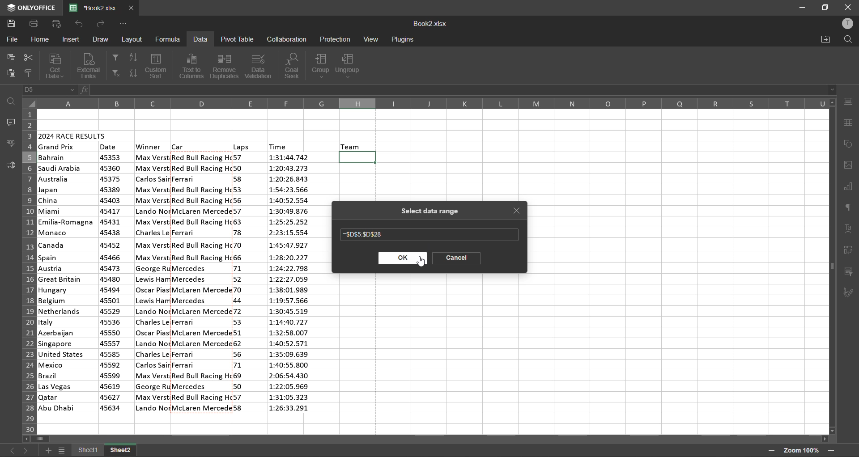  I want to click on save, so click(13, 24).